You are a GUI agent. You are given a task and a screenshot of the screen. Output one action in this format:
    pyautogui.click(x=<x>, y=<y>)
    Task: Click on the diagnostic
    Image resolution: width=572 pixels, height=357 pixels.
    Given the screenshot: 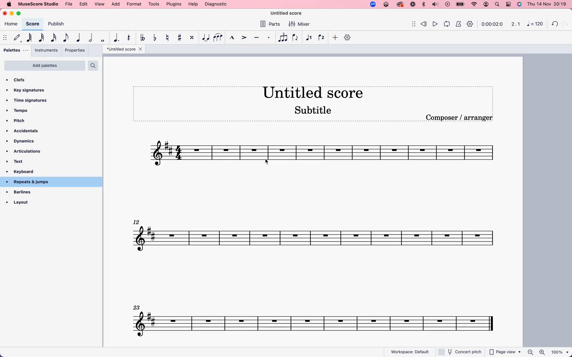 What is the action you would take?
    pyautogui.click(x=216, y=4)
    